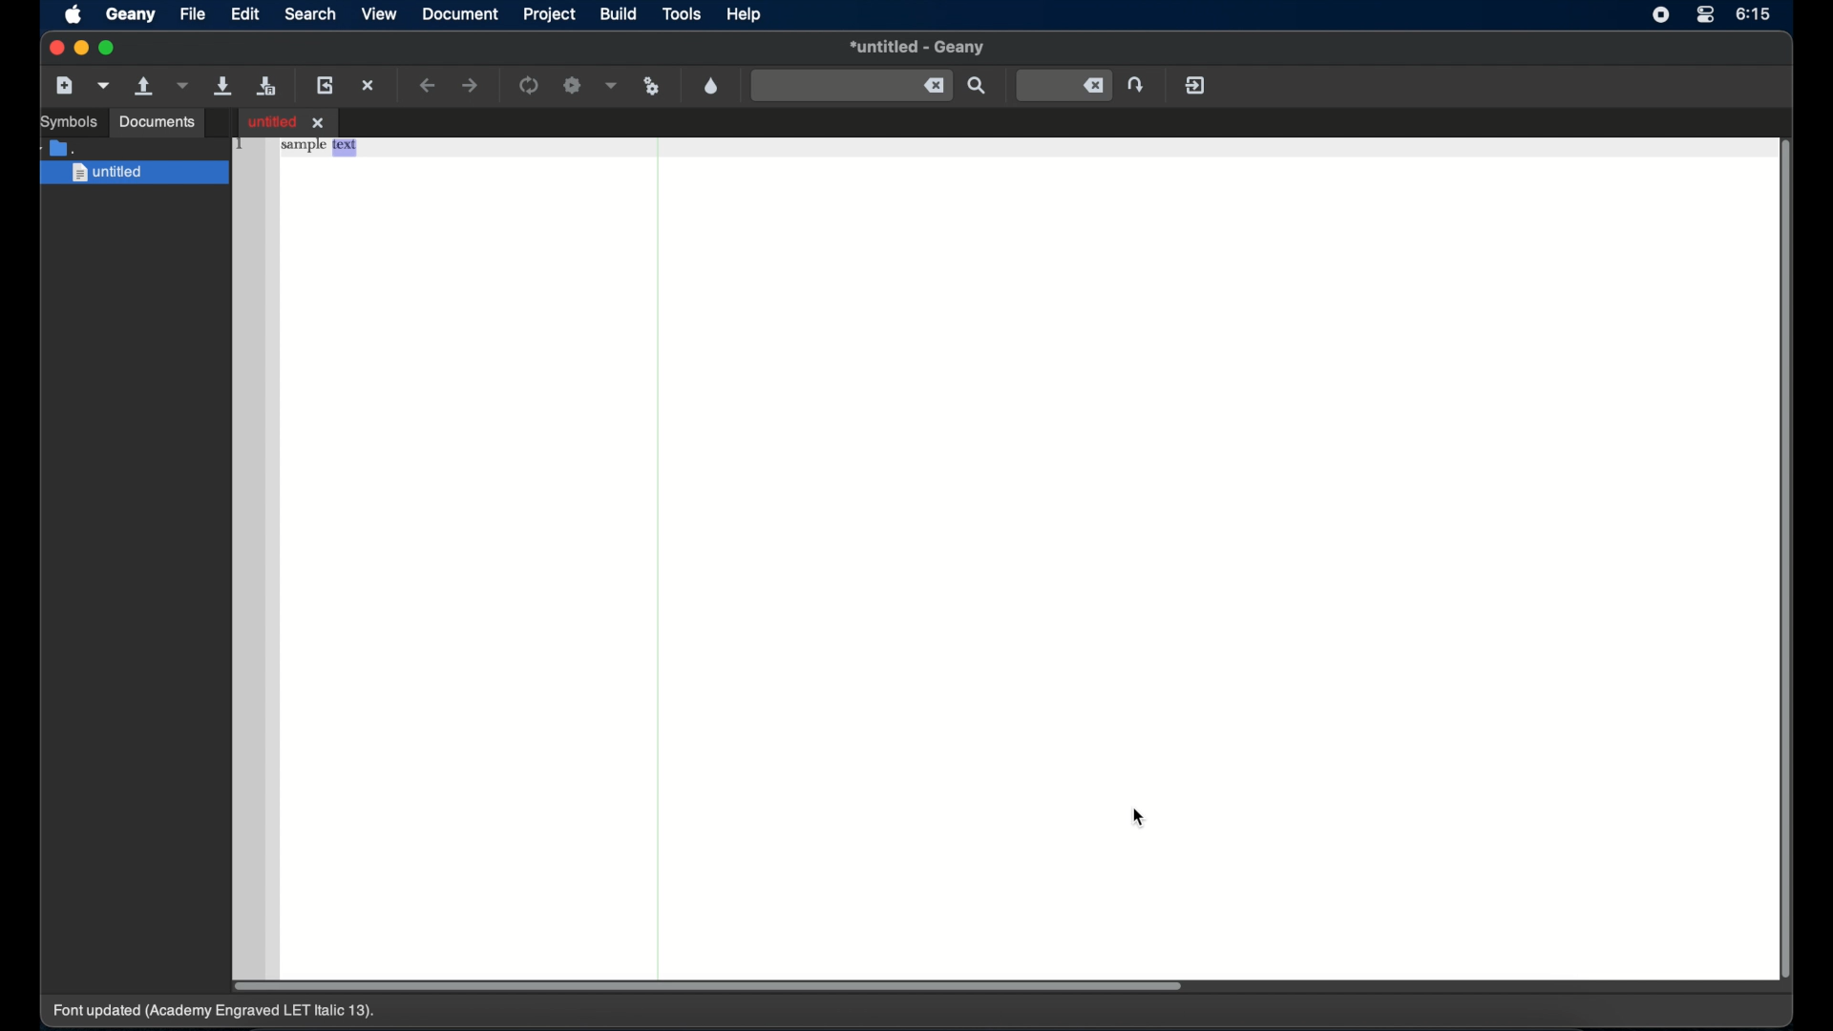 The height and width of the screenshot is (1031, 1833). What do you see at coordinates (73, 16) in the screenshot?
I see `apple icon` at bounding box center [73, 16].